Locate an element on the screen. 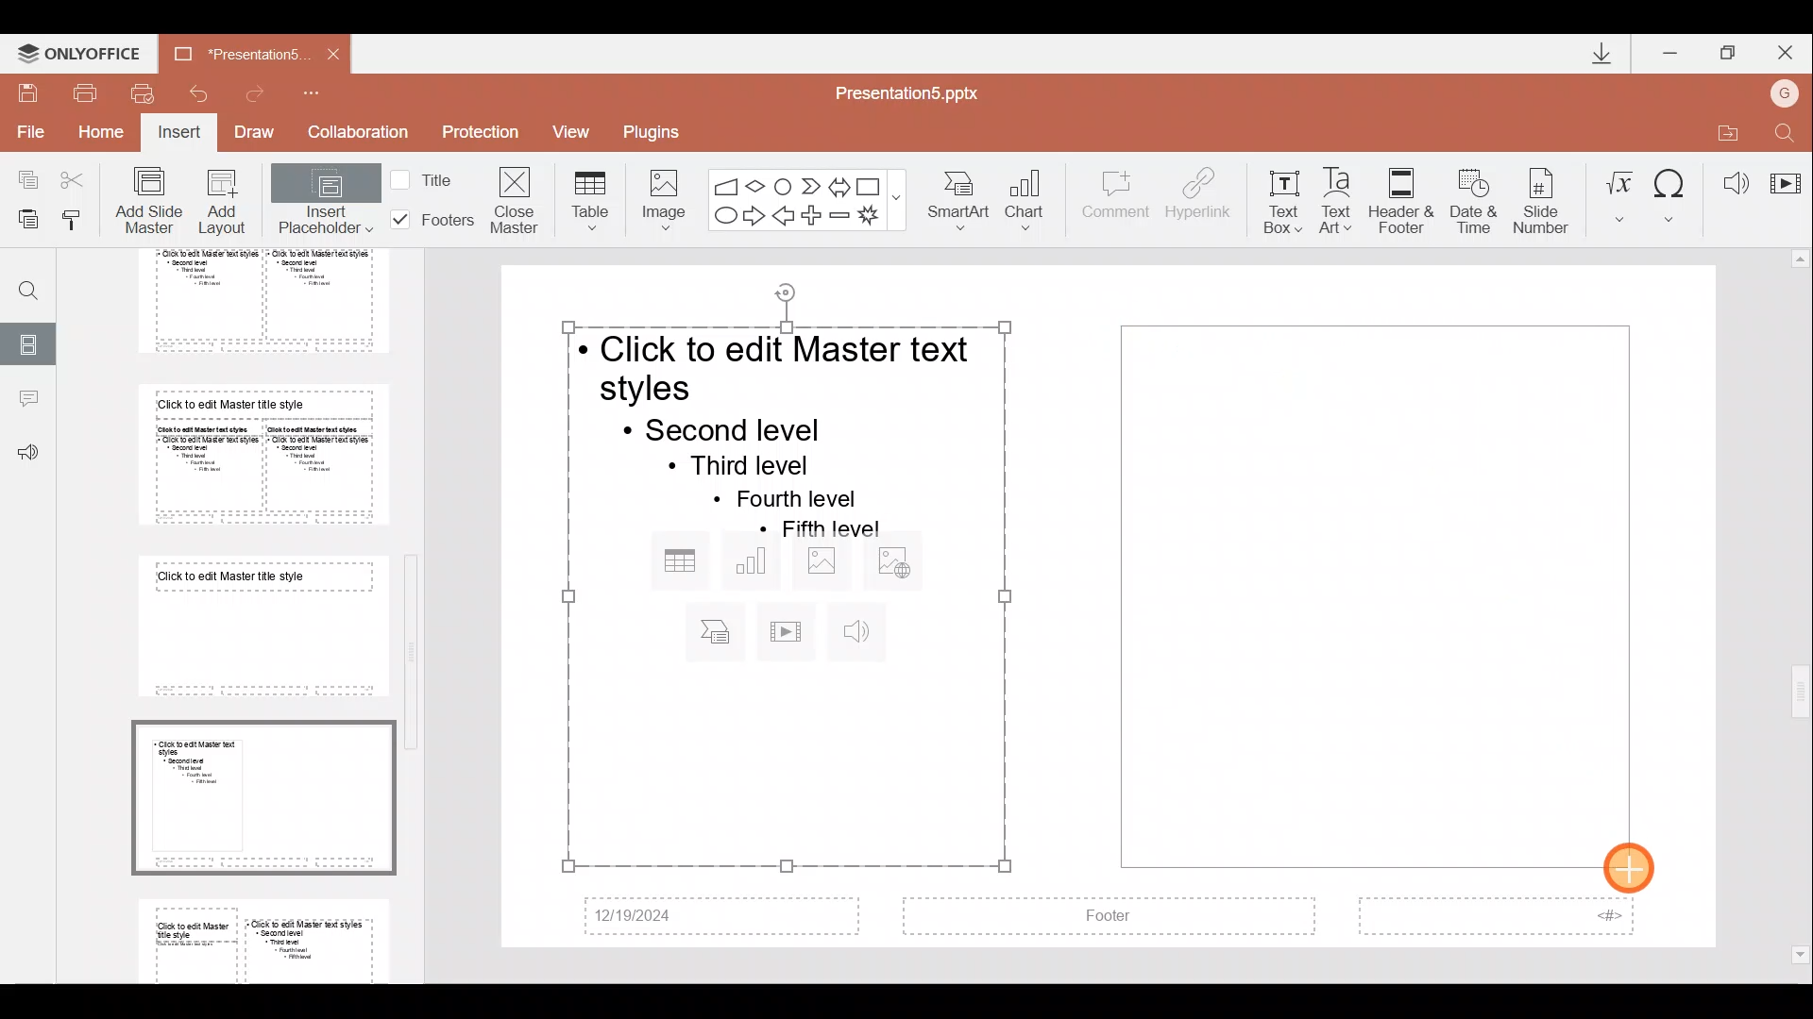 This screenshot has height=1019, width=1813. Image is located at coordinates (658, 196).